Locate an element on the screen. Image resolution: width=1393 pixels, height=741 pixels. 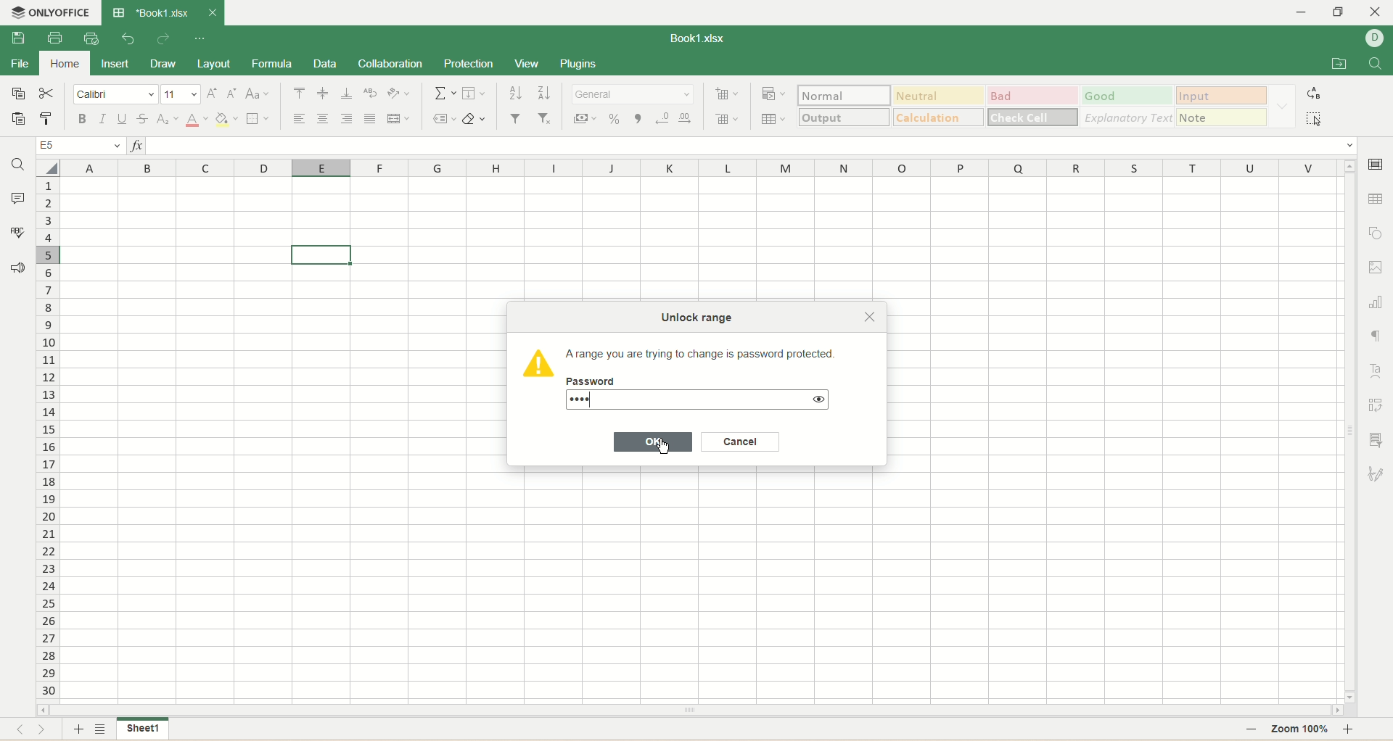
align right is located at coordinates (349, 118).